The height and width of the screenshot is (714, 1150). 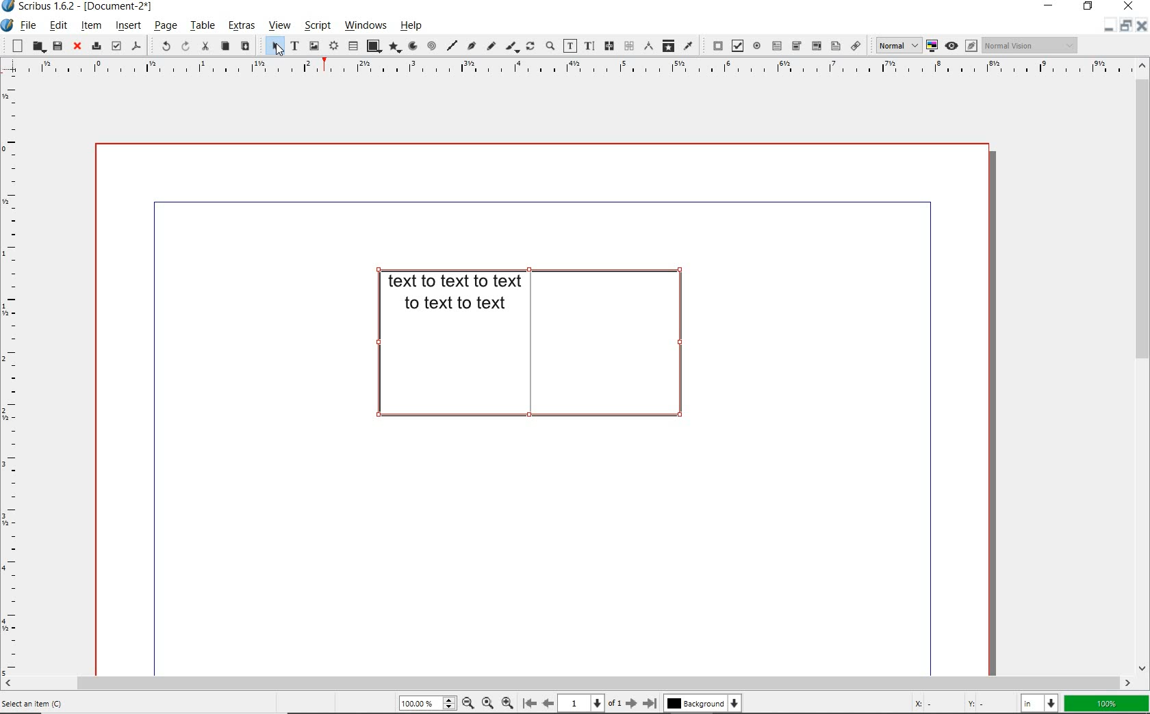 I want to click on view, so click(x=279, y=25).